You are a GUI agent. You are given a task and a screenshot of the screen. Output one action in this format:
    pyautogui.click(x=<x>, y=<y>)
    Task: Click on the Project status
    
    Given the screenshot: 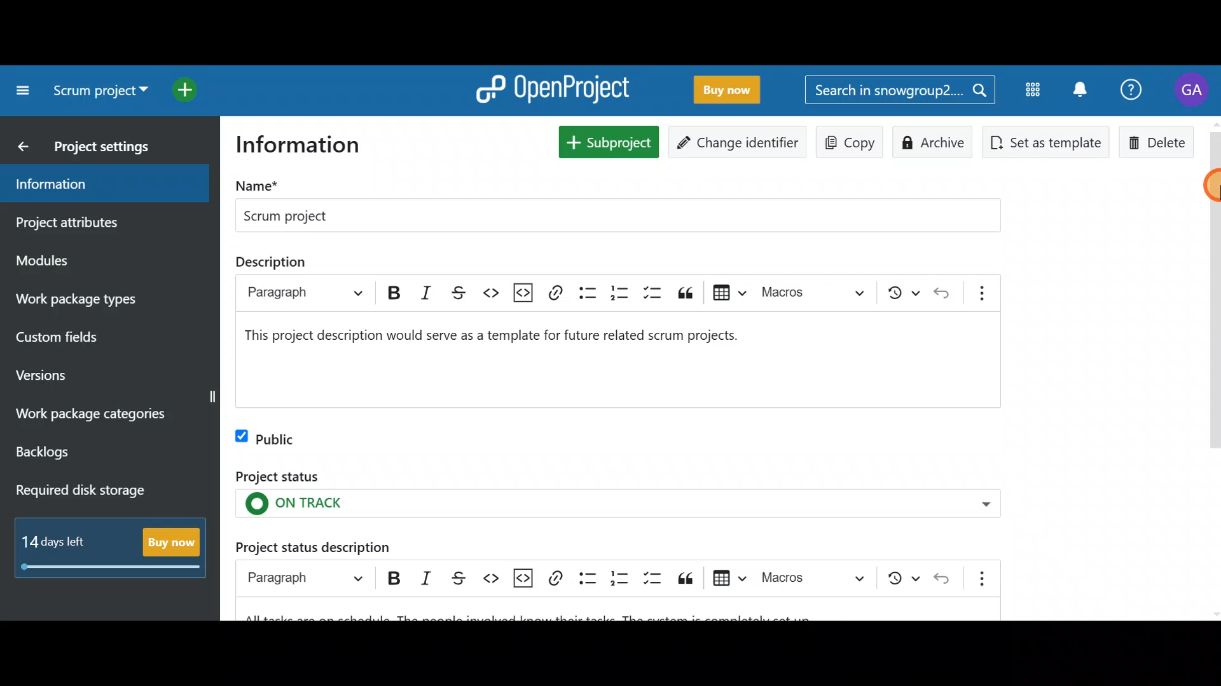 What is the action you would take?
    pyautogui.click(x=614, y=496)
    